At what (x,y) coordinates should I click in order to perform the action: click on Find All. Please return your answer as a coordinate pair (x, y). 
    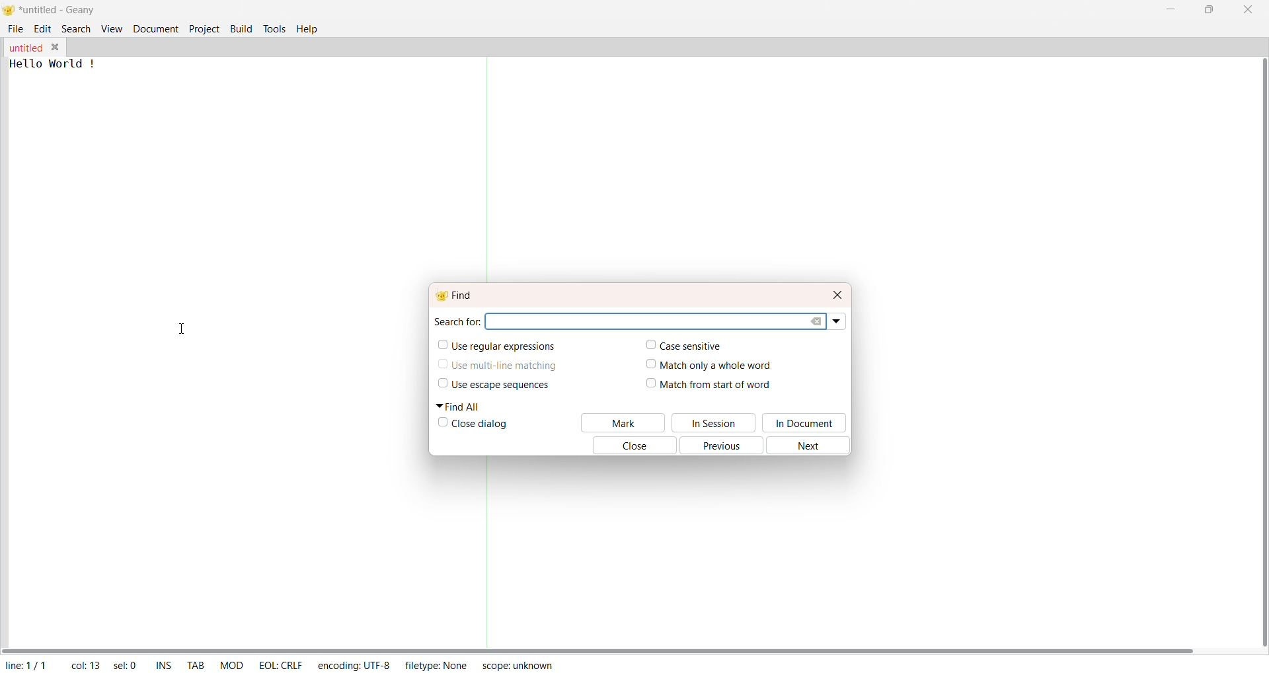
    Looking at the image, I should click on (463, 407).